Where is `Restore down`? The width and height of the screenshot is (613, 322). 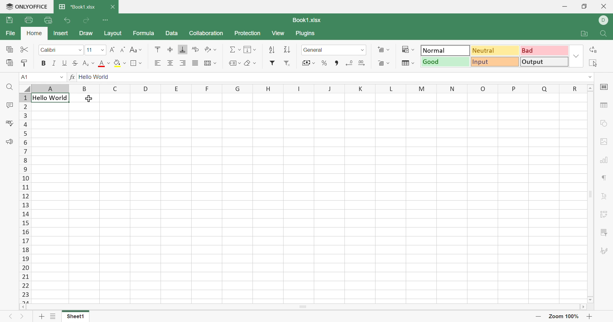 Restore down is located at coordinates (584, 7).